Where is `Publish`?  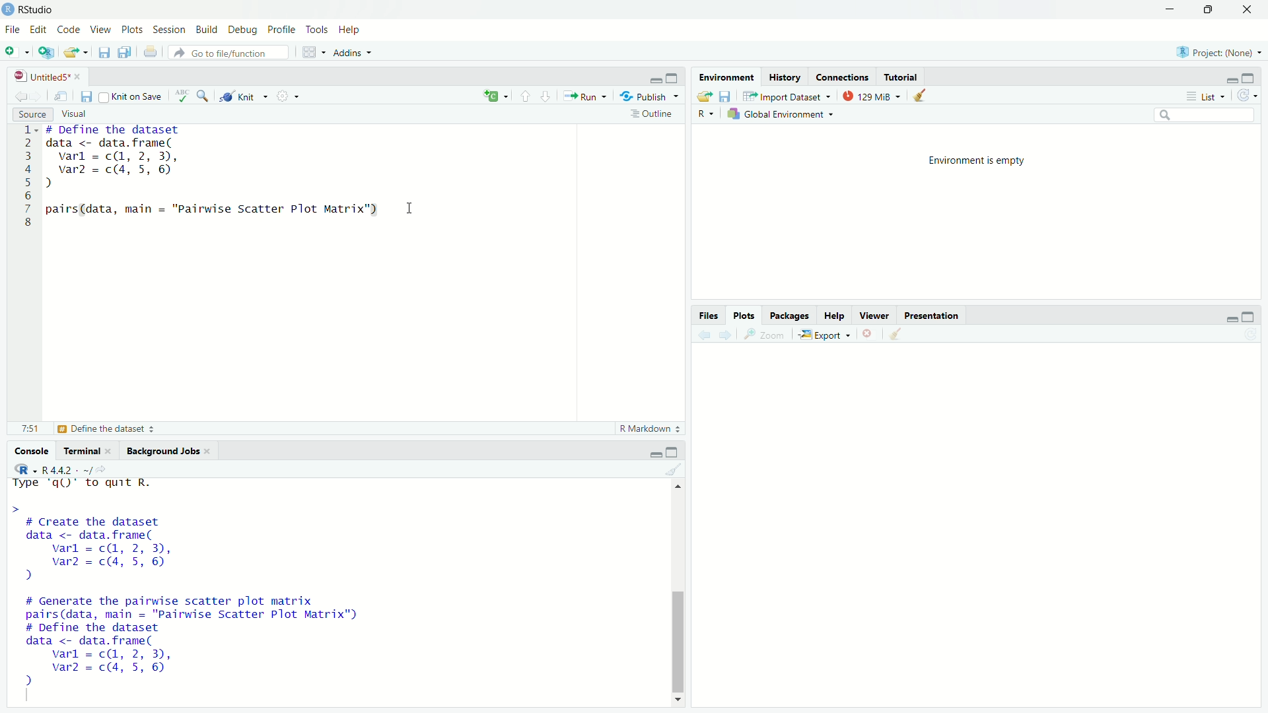
Publish is located at coordinates (649, 95).